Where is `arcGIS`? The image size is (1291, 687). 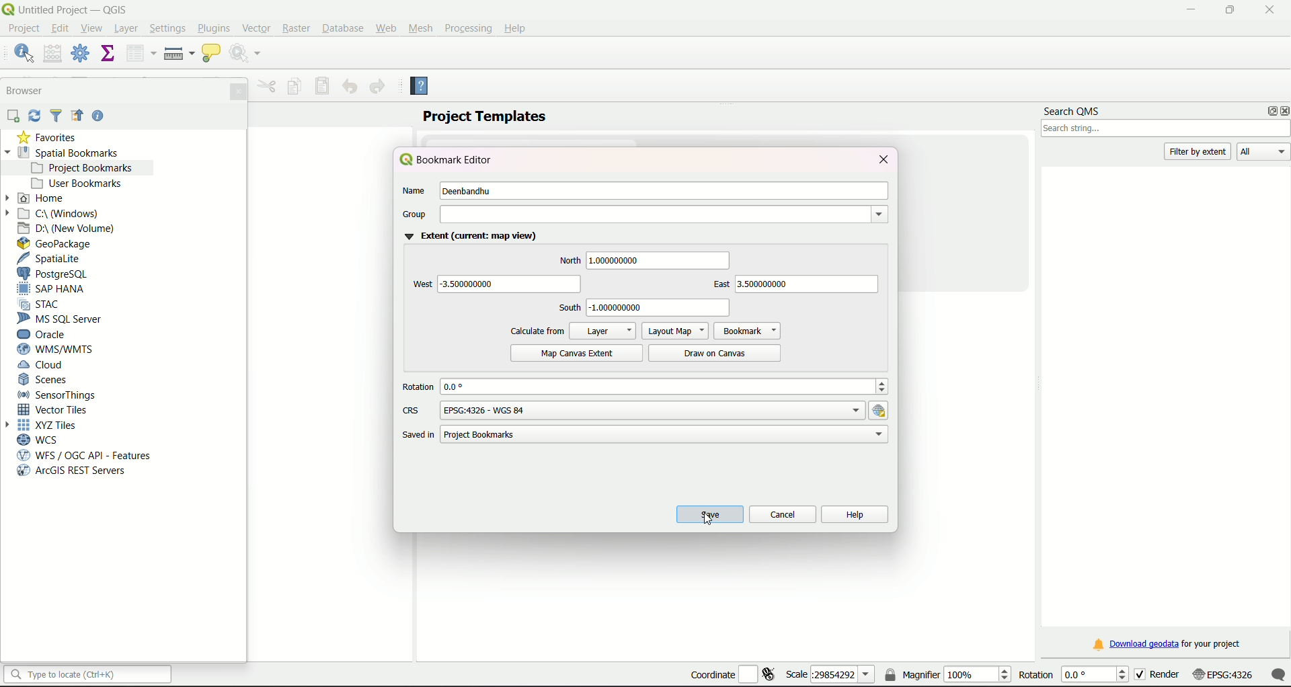 arcGIS is located at coordinates (72, 472).